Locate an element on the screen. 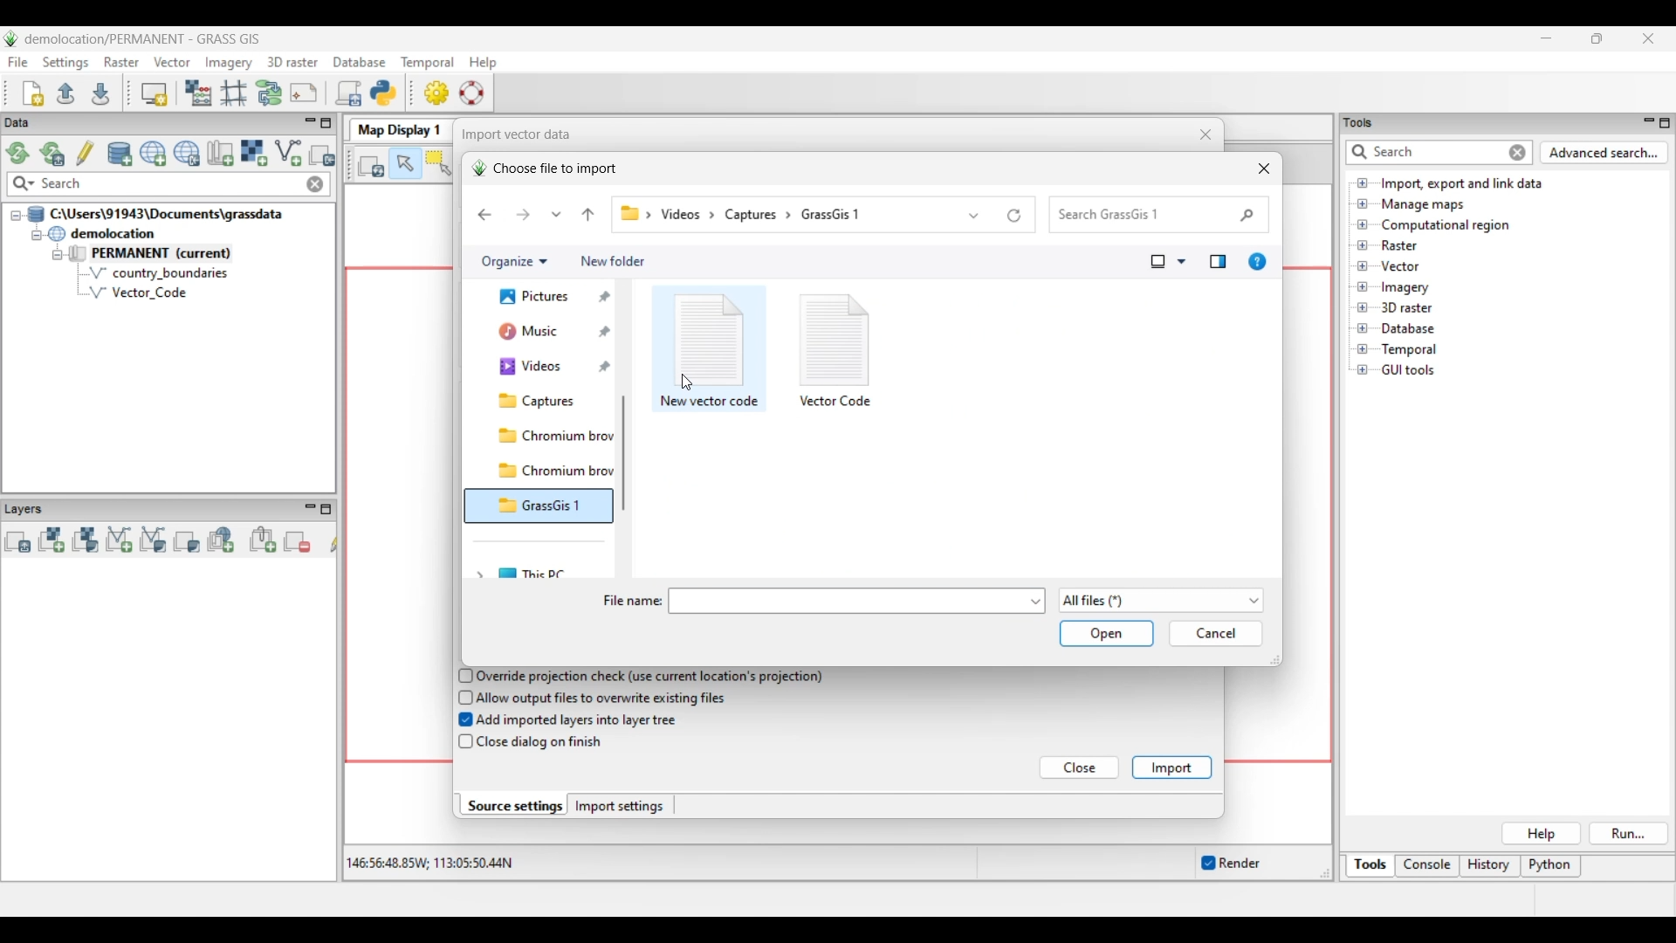 The image size is (1676, 943). capture is located at coordinates (756, 214).